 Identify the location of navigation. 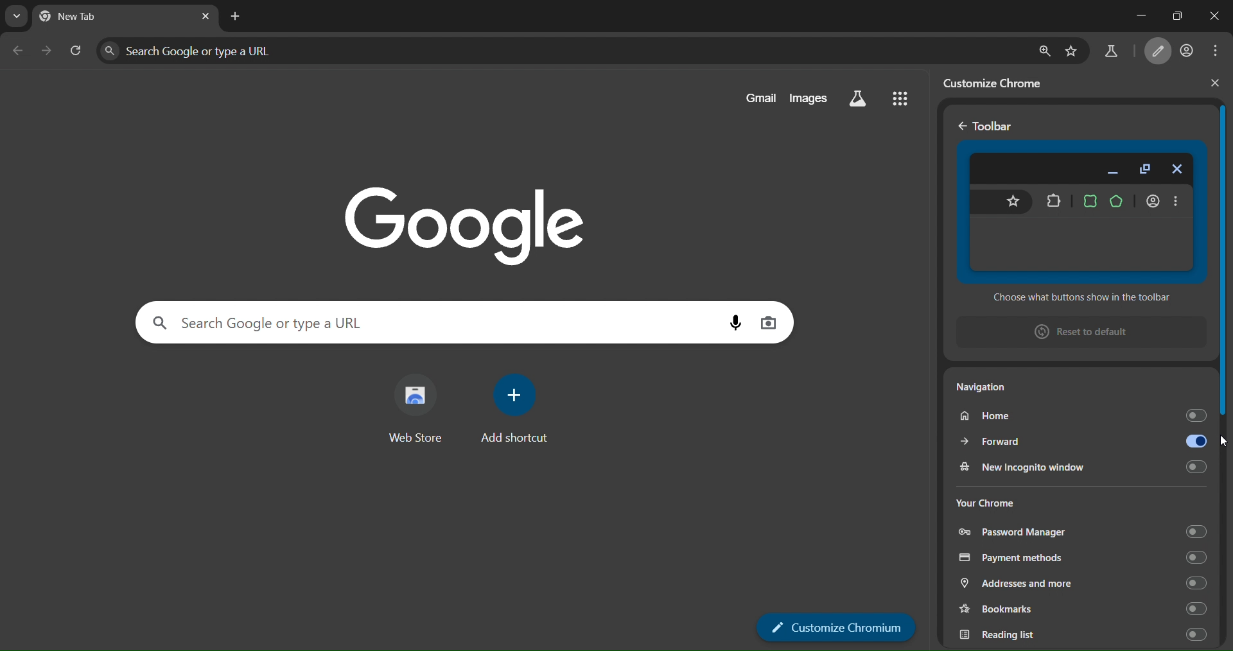
(1001, 390).